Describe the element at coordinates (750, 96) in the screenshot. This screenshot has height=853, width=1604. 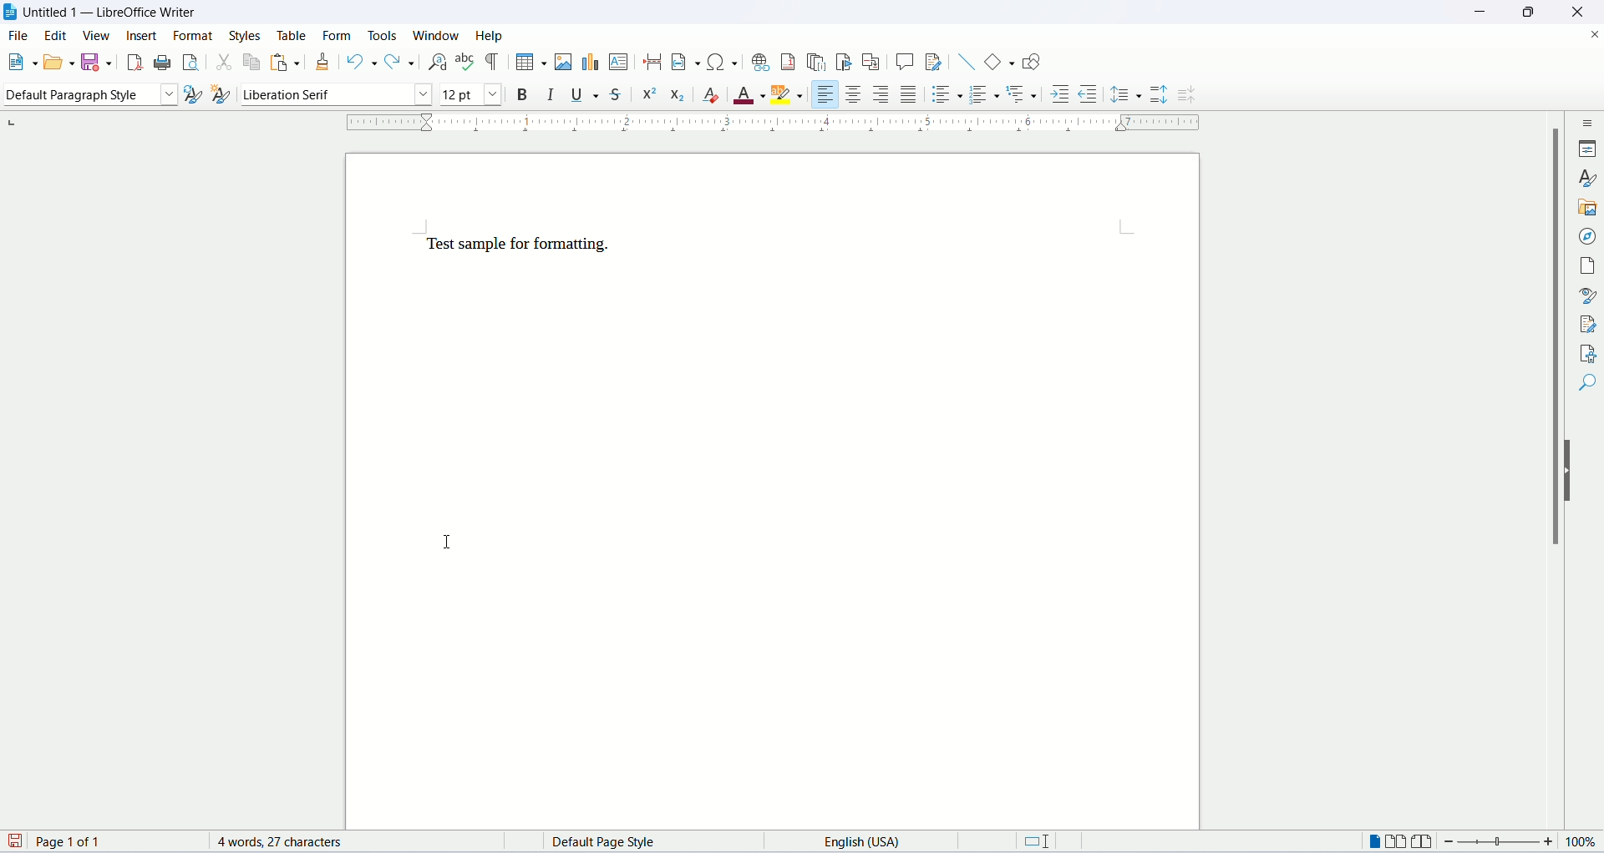
I see `font color` at that location.